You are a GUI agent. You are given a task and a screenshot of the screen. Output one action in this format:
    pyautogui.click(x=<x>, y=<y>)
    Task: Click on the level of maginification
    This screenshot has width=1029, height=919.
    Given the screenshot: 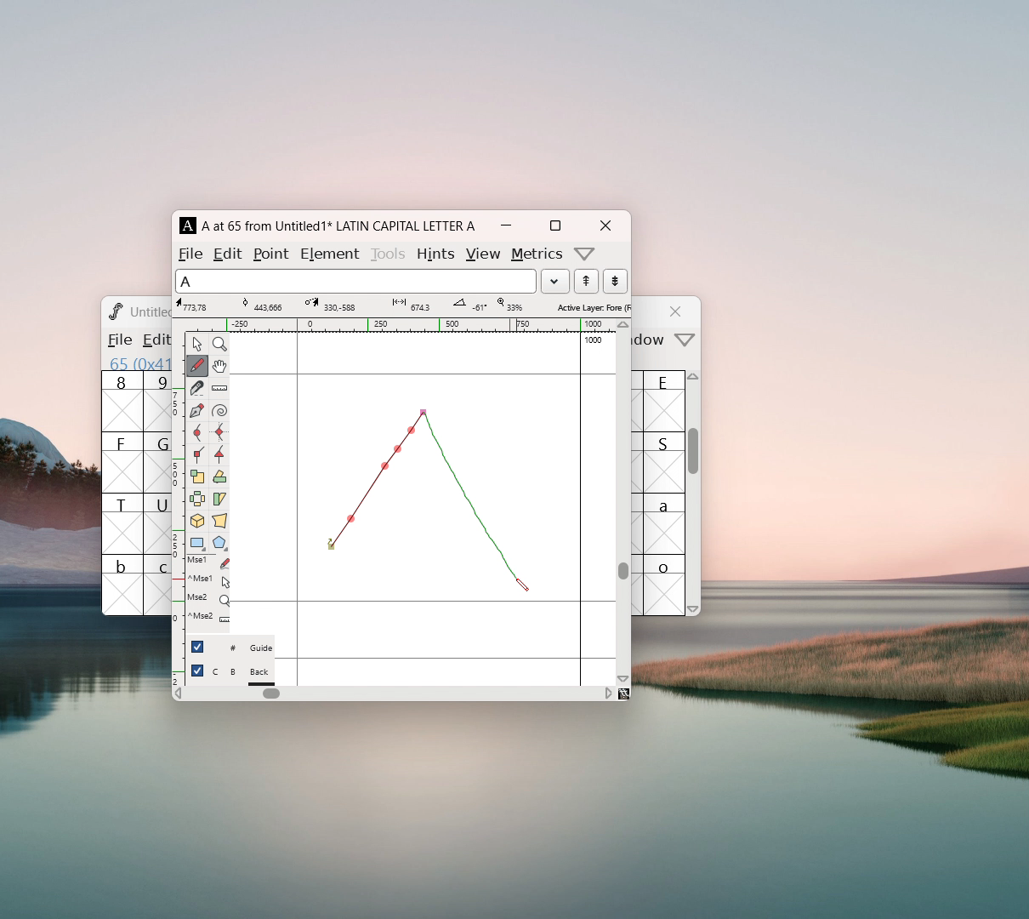 What is the action you would take?
    pyautogui.click(x=509, y=305)
    